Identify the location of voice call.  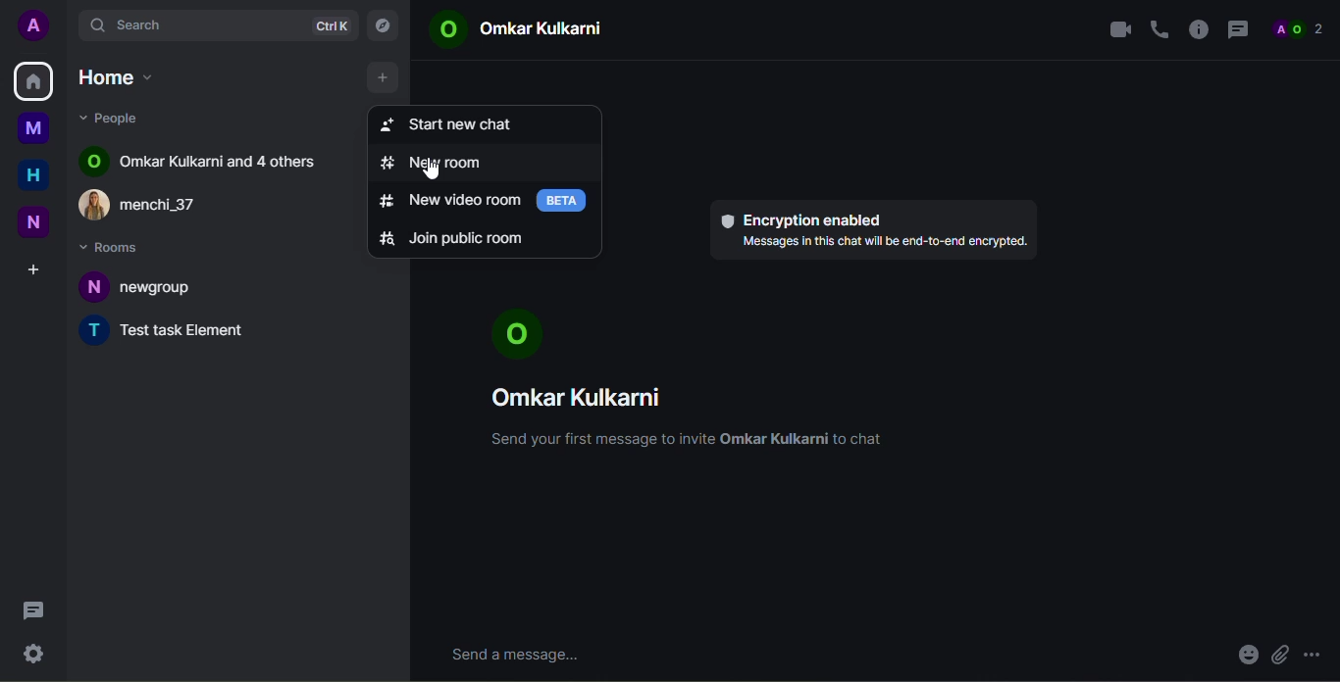
(1159, 29).